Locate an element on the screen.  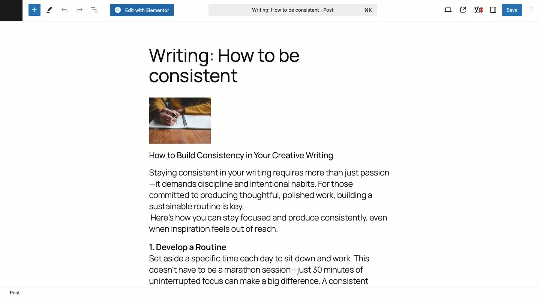
Save is located at coordinates (513, 10).